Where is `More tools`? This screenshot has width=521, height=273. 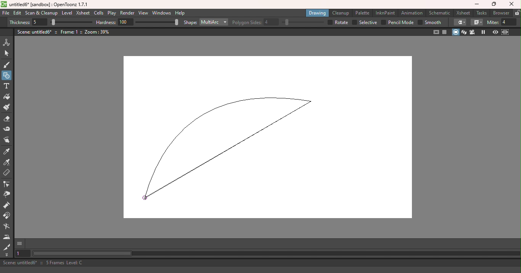 More tools is located at coordinates (7, 254).